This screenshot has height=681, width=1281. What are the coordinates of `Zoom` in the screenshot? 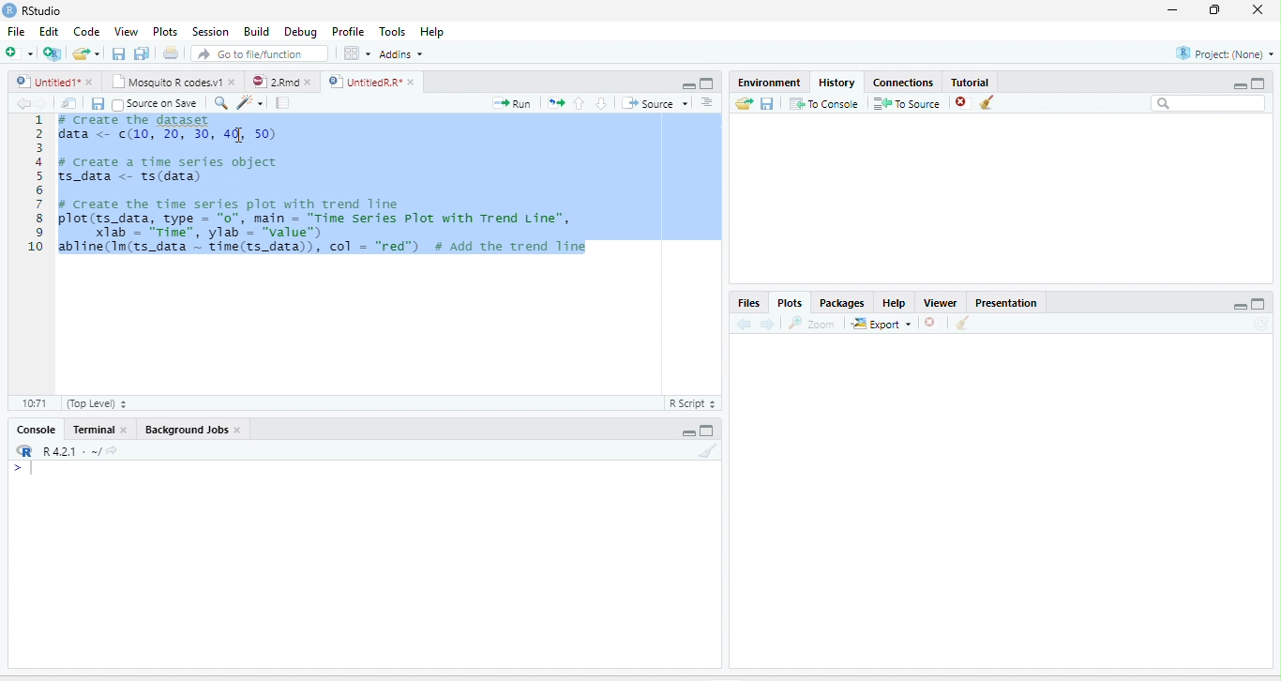 It's located at (813, 323).